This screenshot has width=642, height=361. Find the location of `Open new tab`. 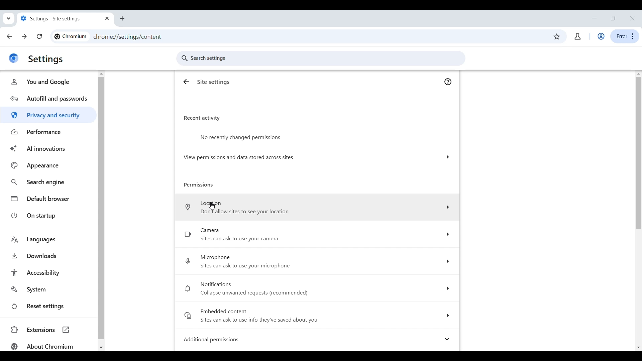

Open new tab is located at coordinates (123, 19).